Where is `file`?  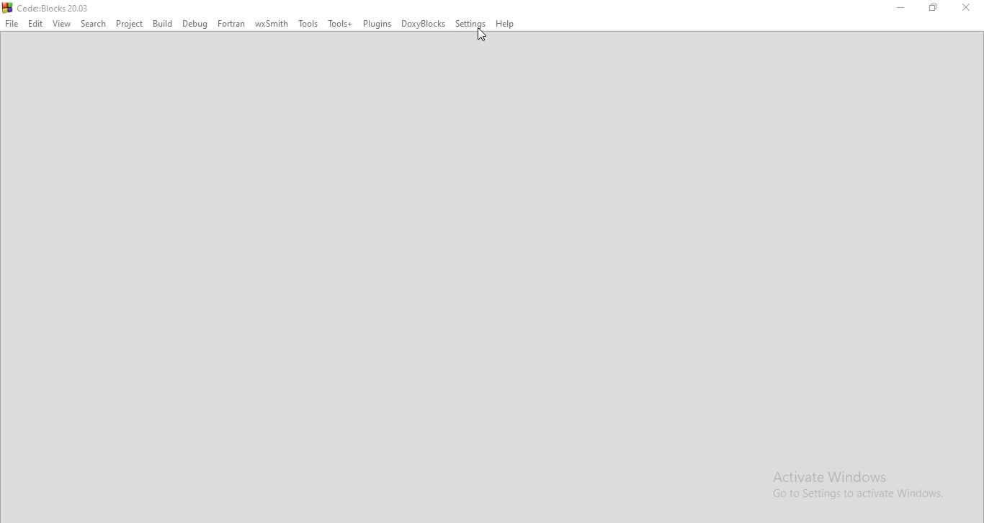
file is located at coordinates (11, 22).